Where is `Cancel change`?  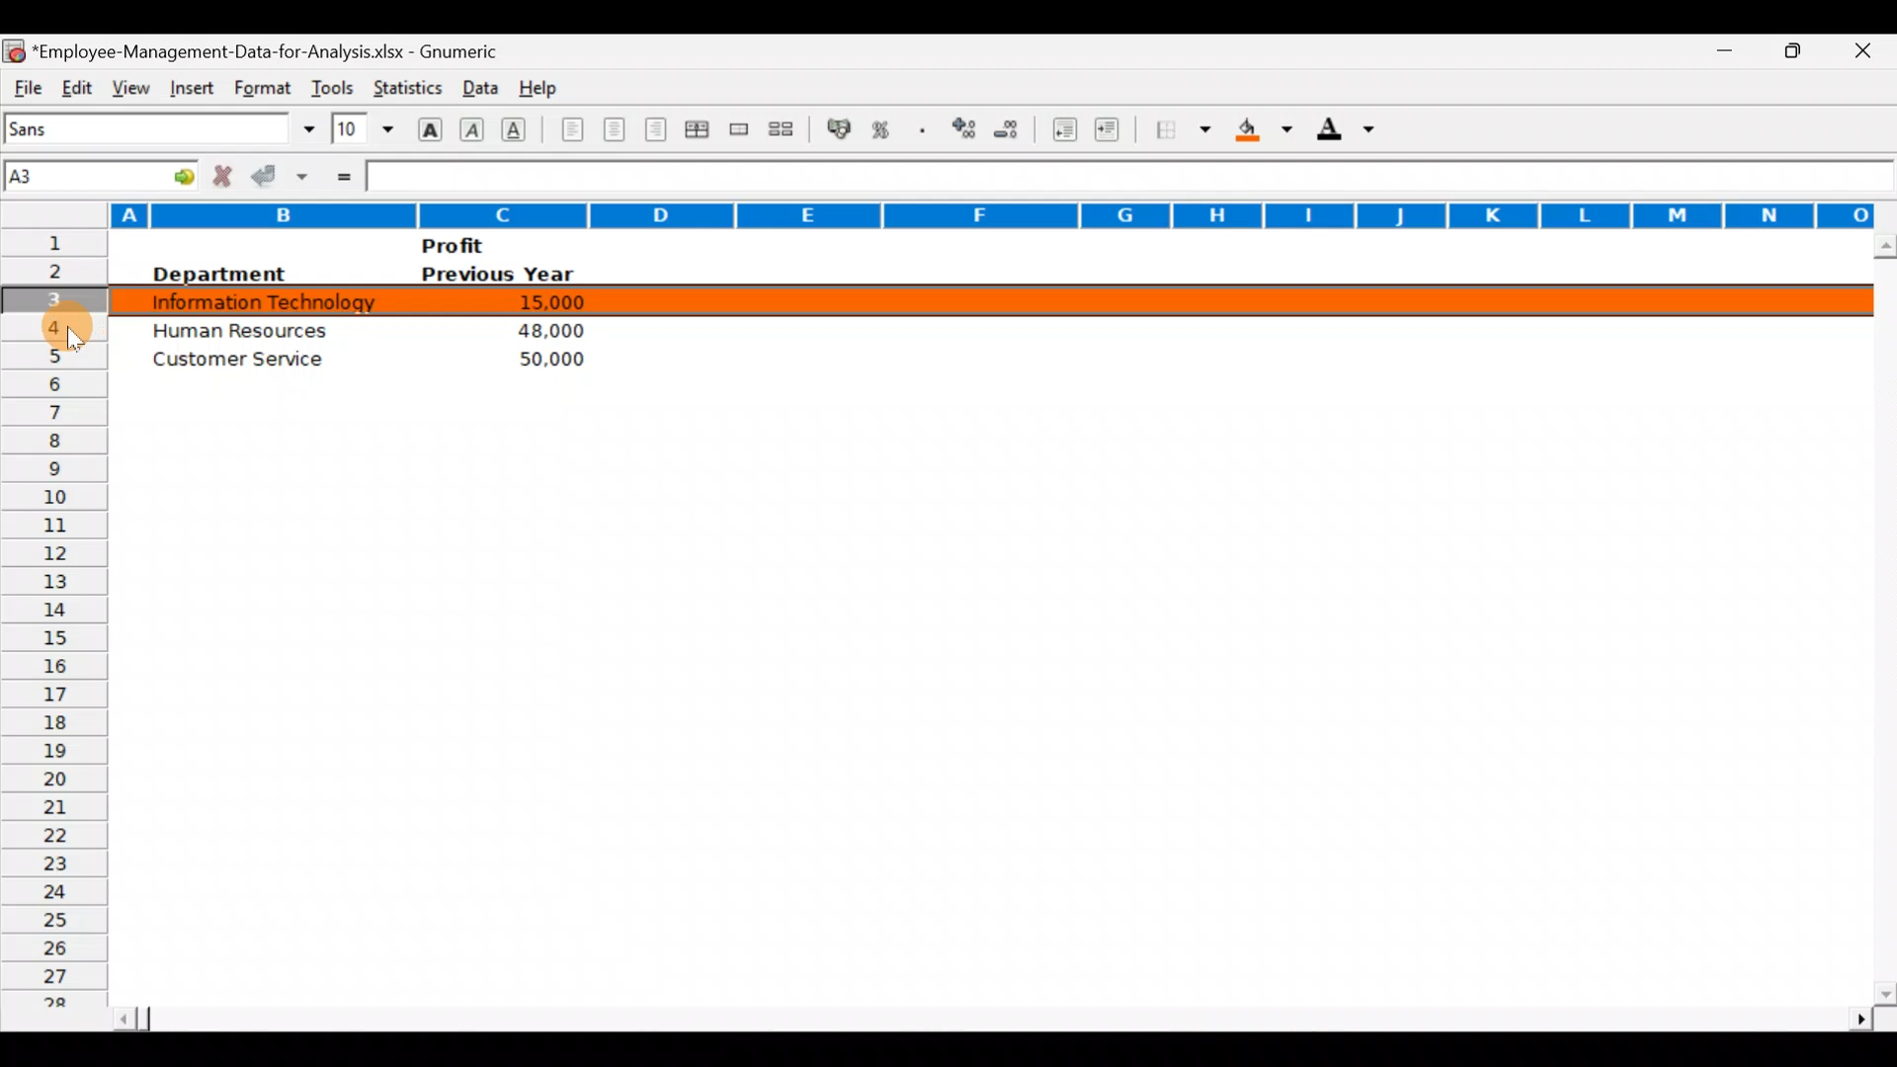
Cancel change is located at coordinates (227, 175).